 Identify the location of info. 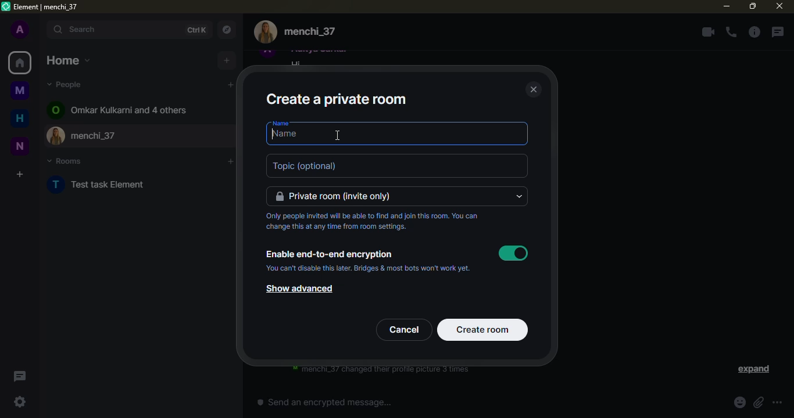
(754, 32).